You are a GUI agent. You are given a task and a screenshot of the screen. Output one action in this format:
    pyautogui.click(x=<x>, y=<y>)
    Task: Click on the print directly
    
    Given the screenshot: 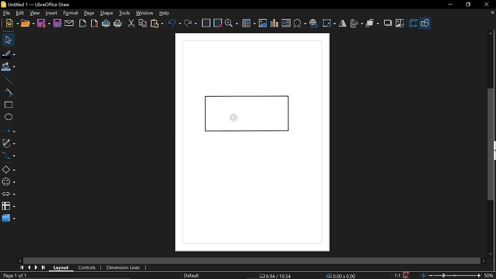 What is the action you would take?
    pyautogui.click(x=105, y=23)
    